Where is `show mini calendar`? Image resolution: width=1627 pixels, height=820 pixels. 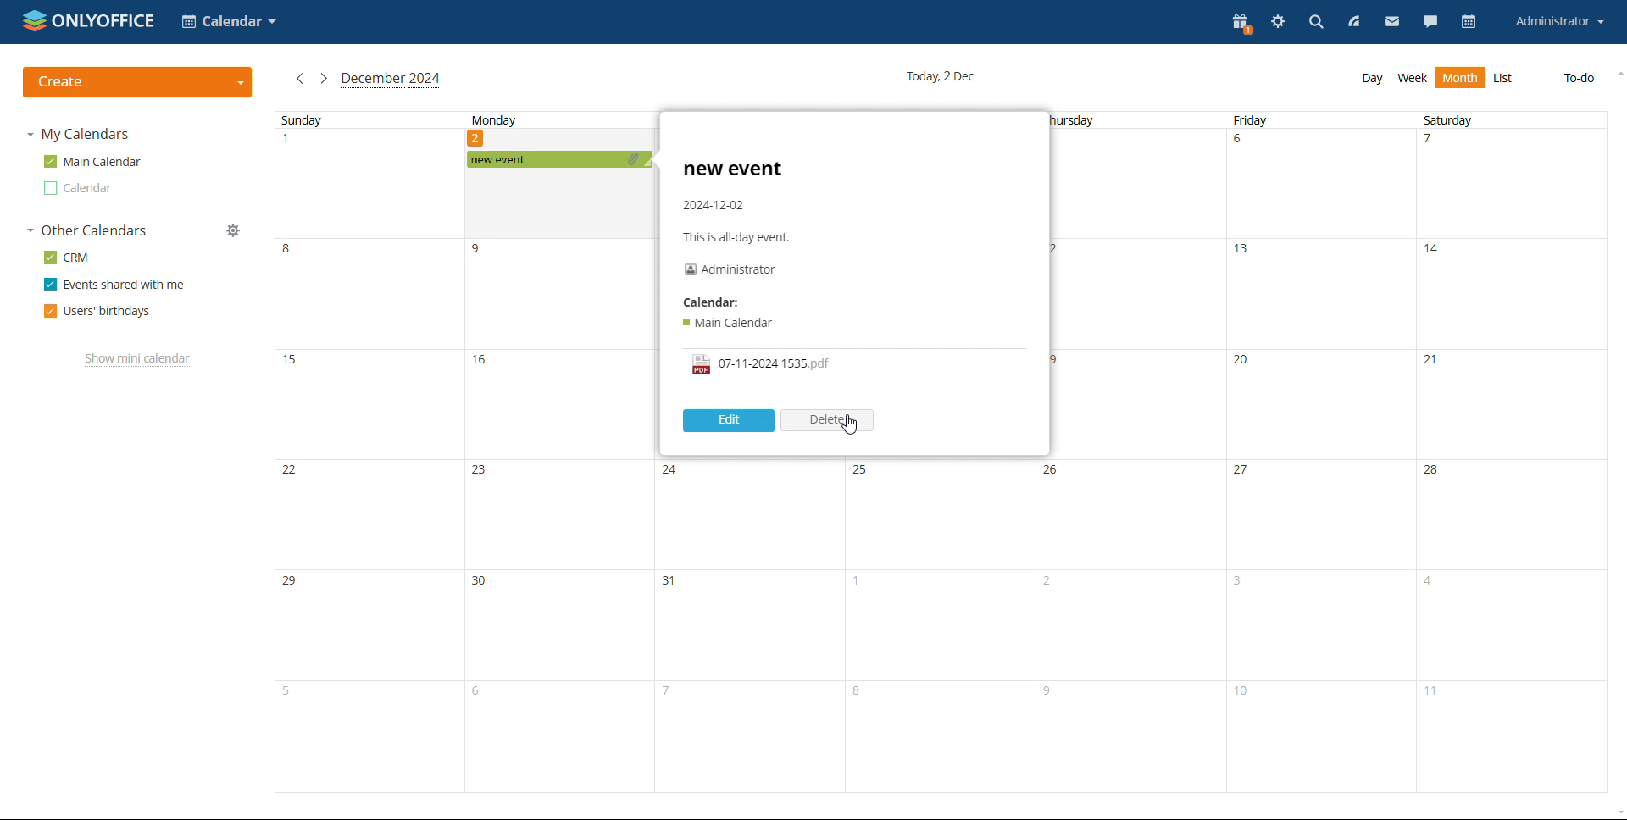 show mini calendar is located at coordinates (139, 359).